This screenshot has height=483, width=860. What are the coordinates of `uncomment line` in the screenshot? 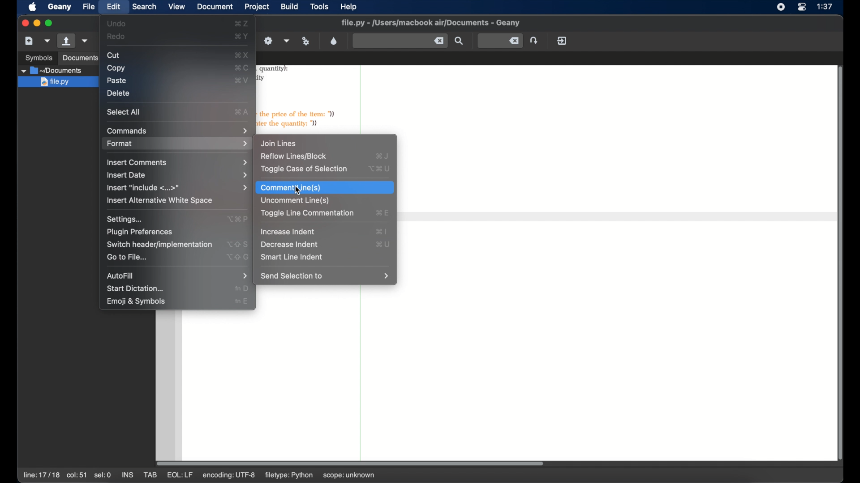 It's located at (295, 200).